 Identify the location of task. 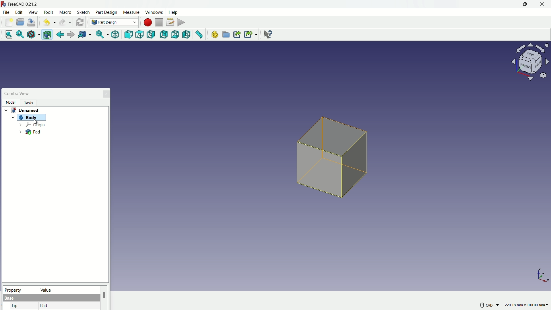
(30, 102).